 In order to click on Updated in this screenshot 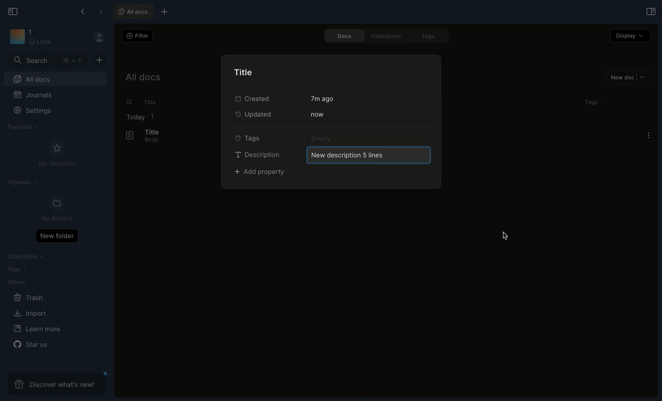, I will do `click(256, 114)`.